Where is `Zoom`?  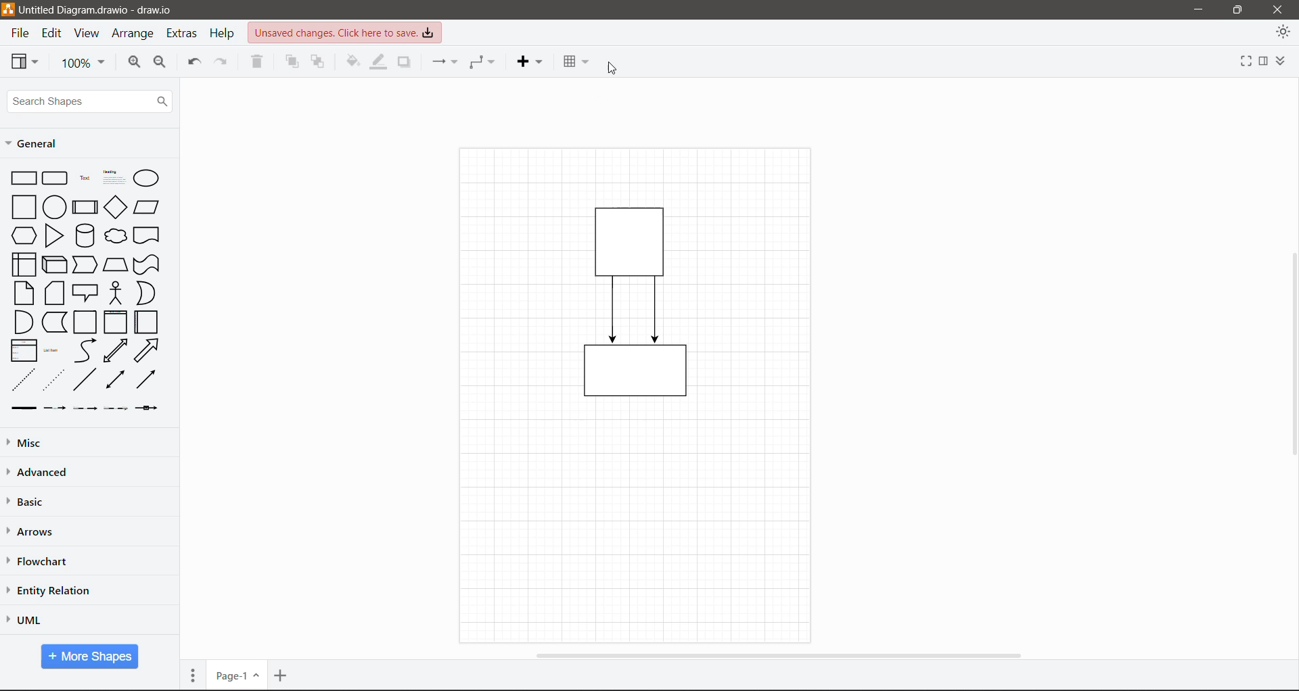
Zoom is located at coordinates (83, 64).